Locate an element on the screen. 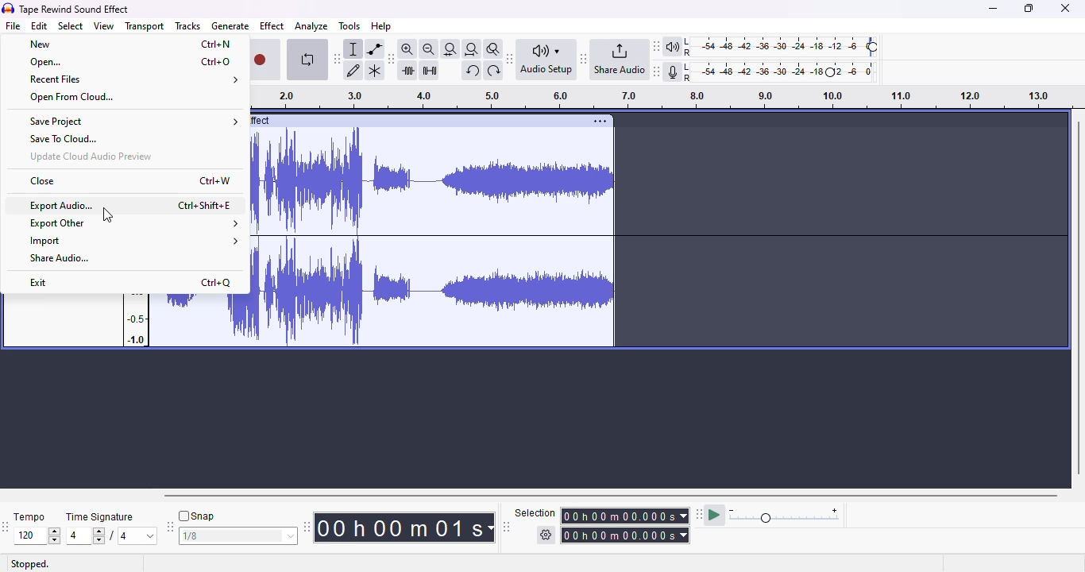  view is located at coordinates (104, 25).